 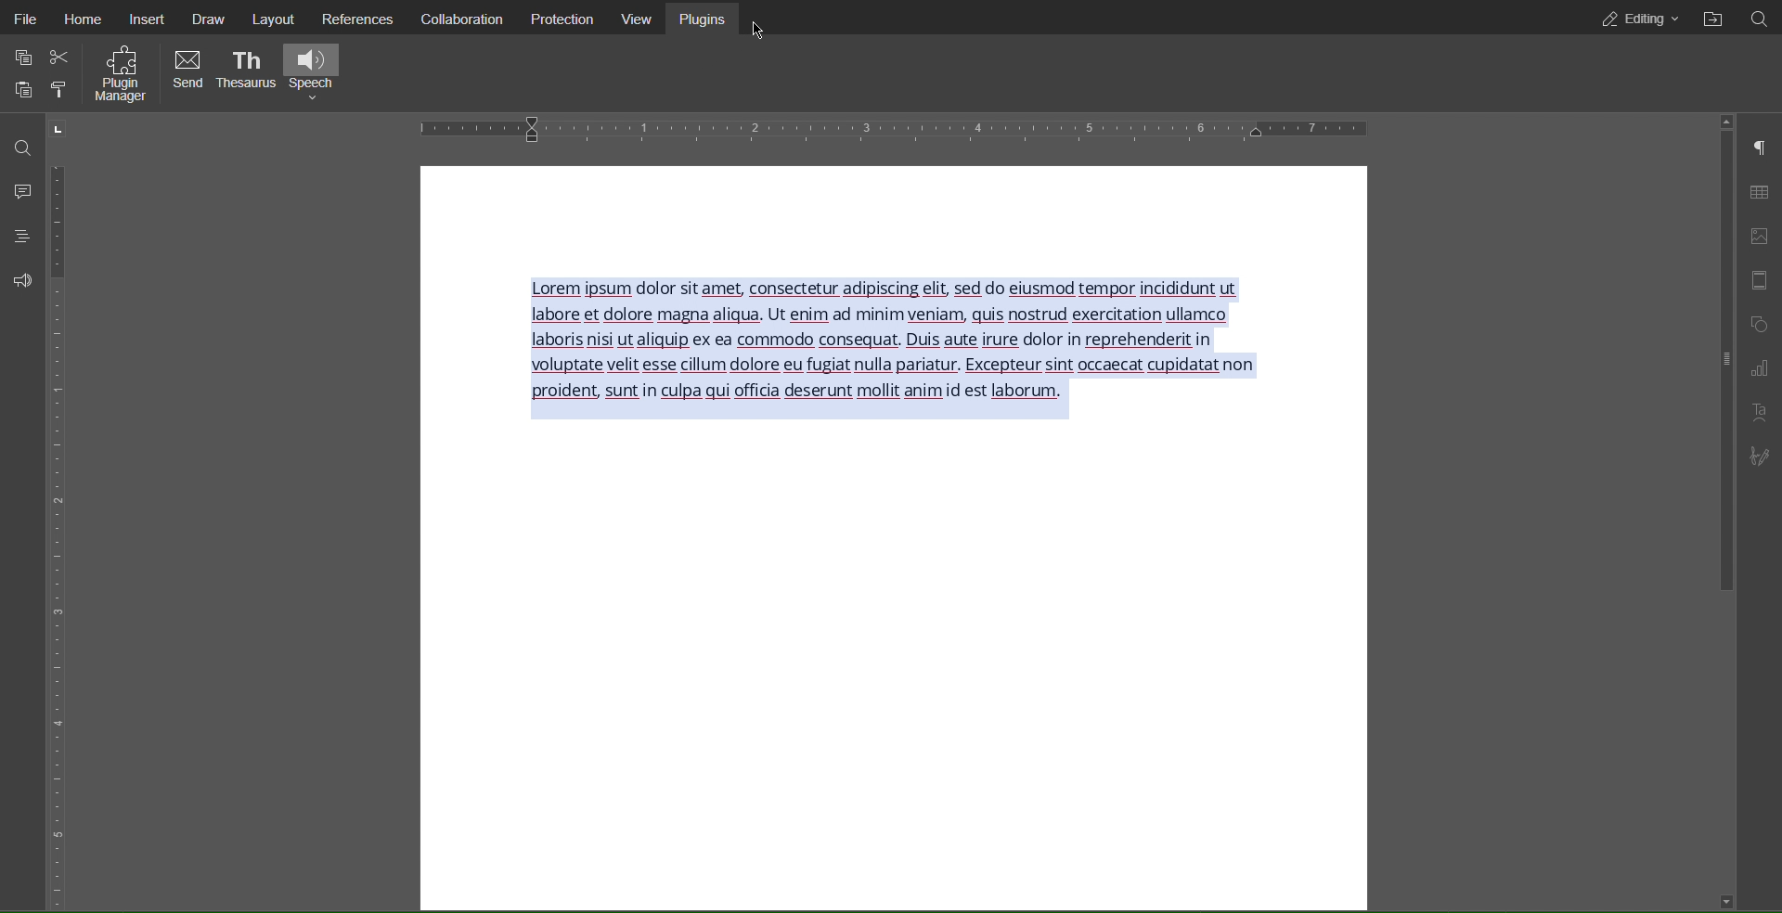 I want to click on Paragraph Settings, so click(x=1761, y=147).